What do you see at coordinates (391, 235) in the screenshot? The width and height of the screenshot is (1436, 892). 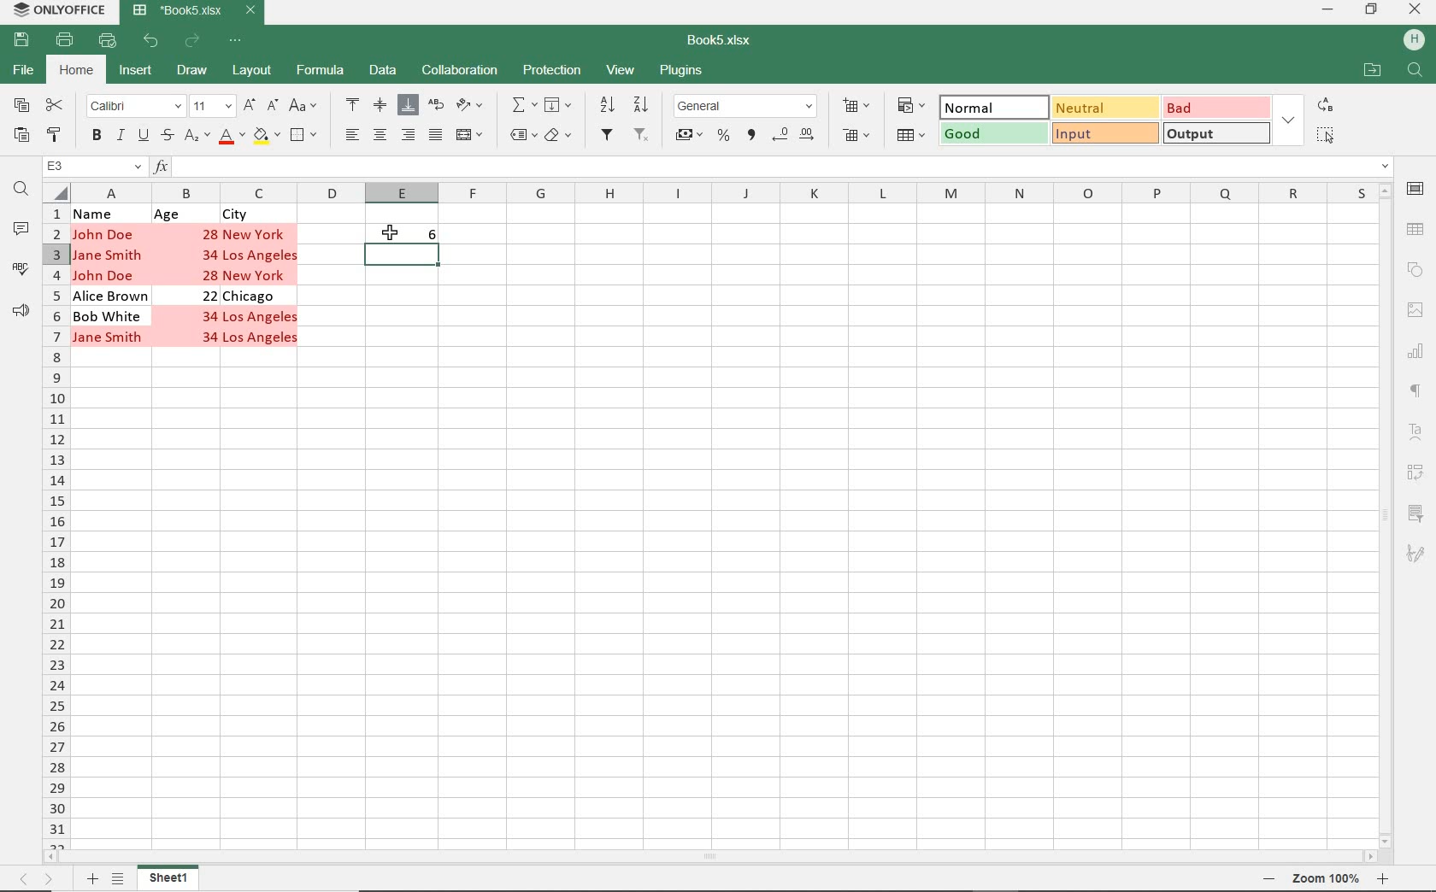 I see `CURSOR on Selected cell` at bounding box center [391, 235].